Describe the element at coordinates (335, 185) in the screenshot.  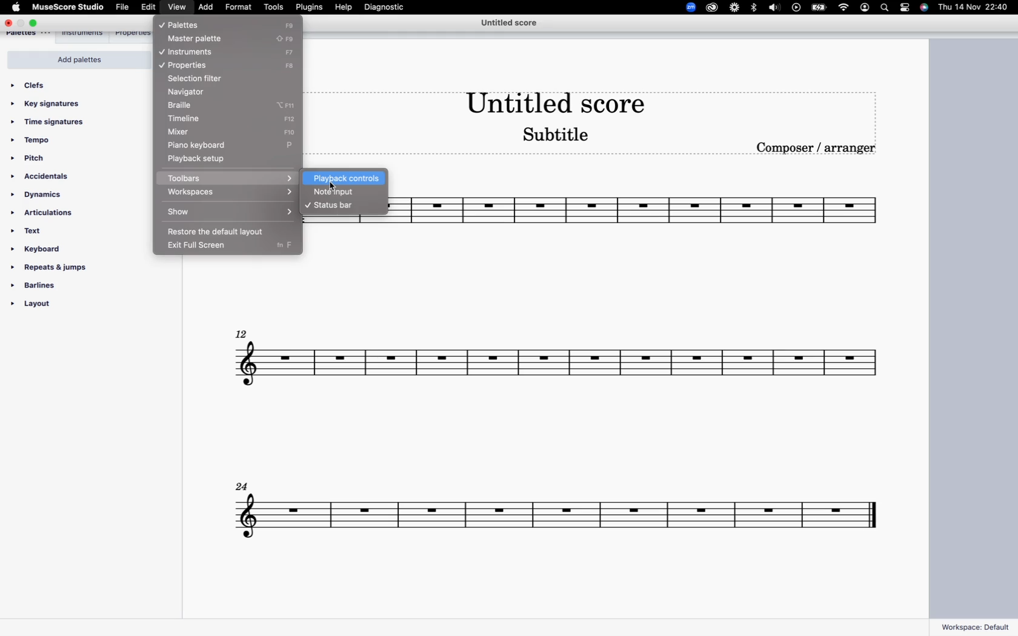
I see `cursor` at that location.